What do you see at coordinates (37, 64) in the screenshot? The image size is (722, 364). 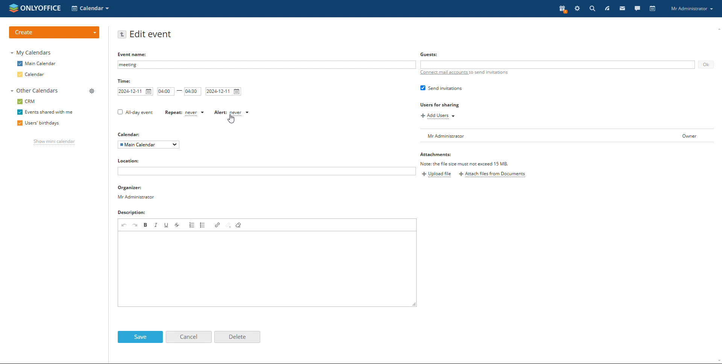 I see `main calendar` at bounding box center [37, 64].